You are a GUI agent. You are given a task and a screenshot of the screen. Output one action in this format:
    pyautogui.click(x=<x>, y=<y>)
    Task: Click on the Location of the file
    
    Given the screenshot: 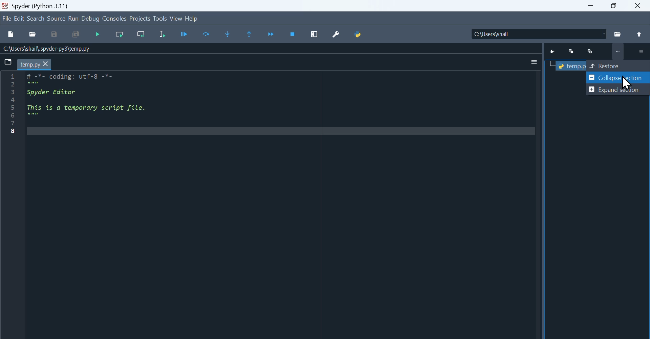 What is the action you would take?
    pyautogui.click(x=541, y=34)
    